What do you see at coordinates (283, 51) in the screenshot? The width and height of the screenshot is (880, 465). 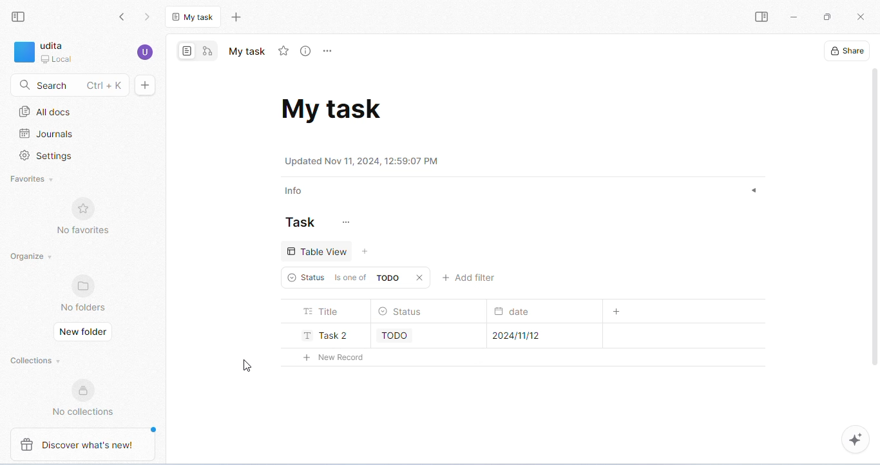 I see `add favorite` at bounding box center [283, 51].